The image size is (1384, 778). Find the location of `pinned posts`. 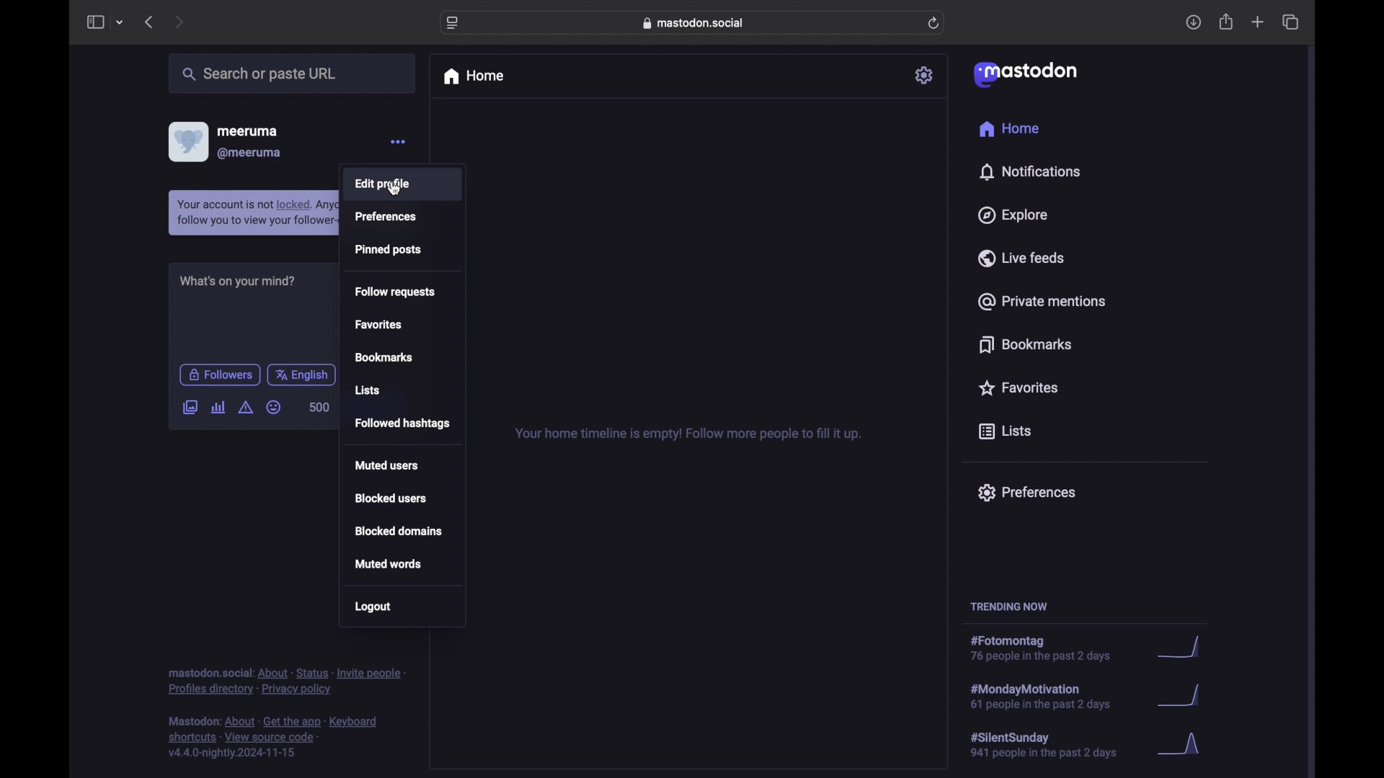

pinned posts is located at coordinates (389, 249).